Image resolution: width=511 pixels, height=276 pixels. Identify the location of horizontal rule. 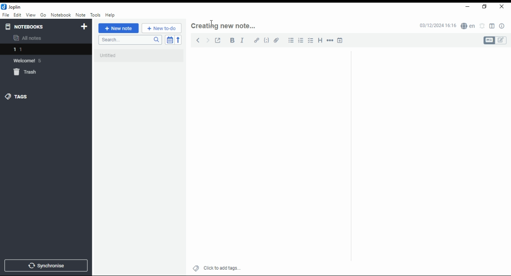
(331, 40).